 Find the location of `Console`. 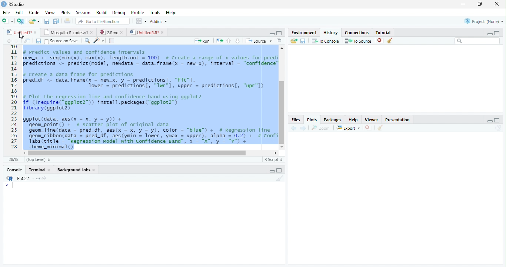

Console is located at coordinates (14, 169).